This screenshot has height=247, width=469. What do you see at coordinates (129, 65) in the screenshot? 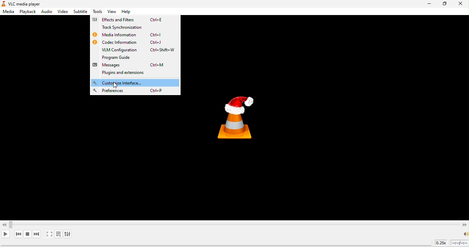
I see `messages` at bounding box center [129, 65].